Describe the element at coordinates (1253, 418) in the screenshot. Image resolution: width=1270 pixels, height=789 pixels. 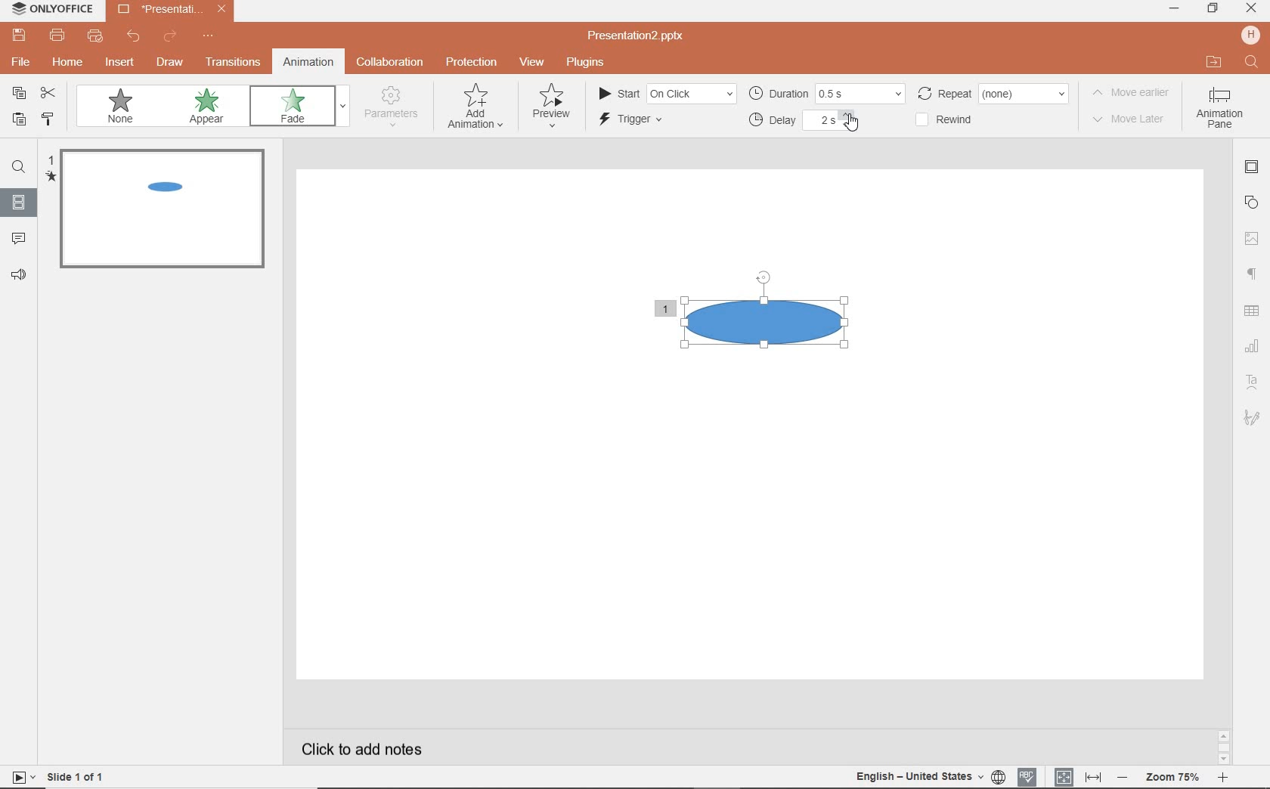
I see `signature` at that location.